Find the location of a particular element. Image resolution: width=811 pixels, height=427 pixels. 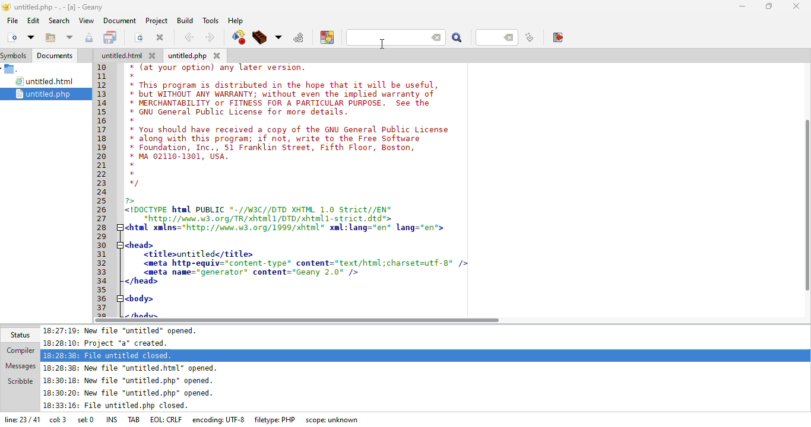

15 is located at coordinates (106, 113).